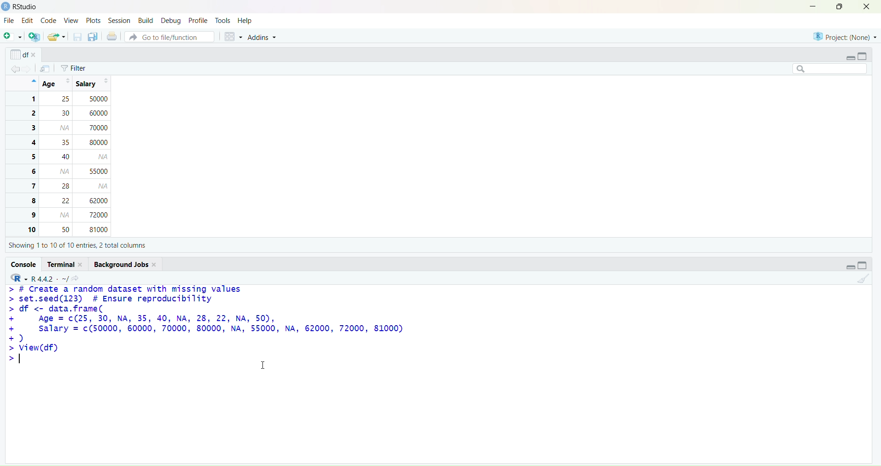 The height and width of the screenshot is (466, 881). I want to click on edit, so click(28, 21).